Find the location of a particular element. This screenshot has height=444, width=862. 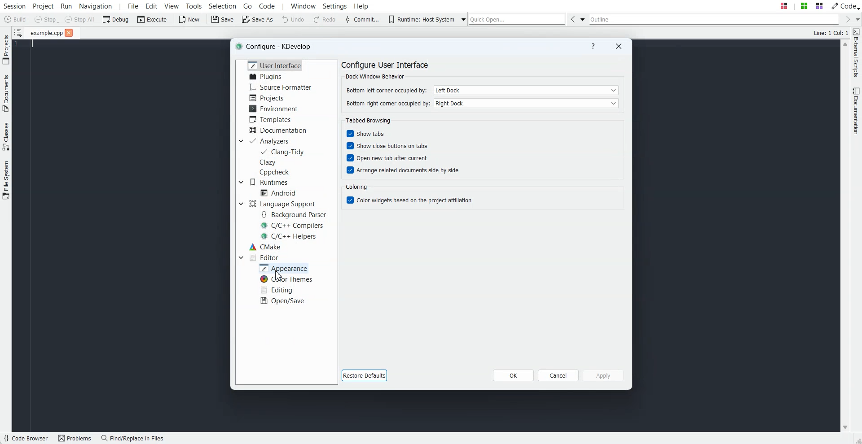

Close is located at coordinates (617, 46).